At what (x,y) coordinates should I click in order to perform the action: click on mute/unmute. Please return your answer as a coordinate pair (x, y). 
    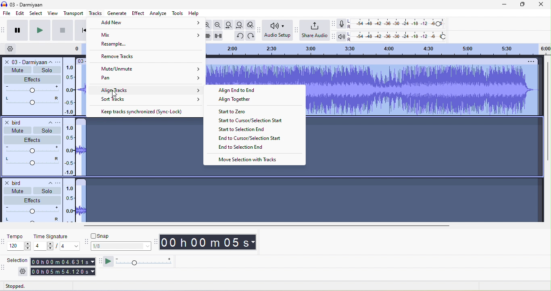
    Looking at the image, I should click on (152, 69).